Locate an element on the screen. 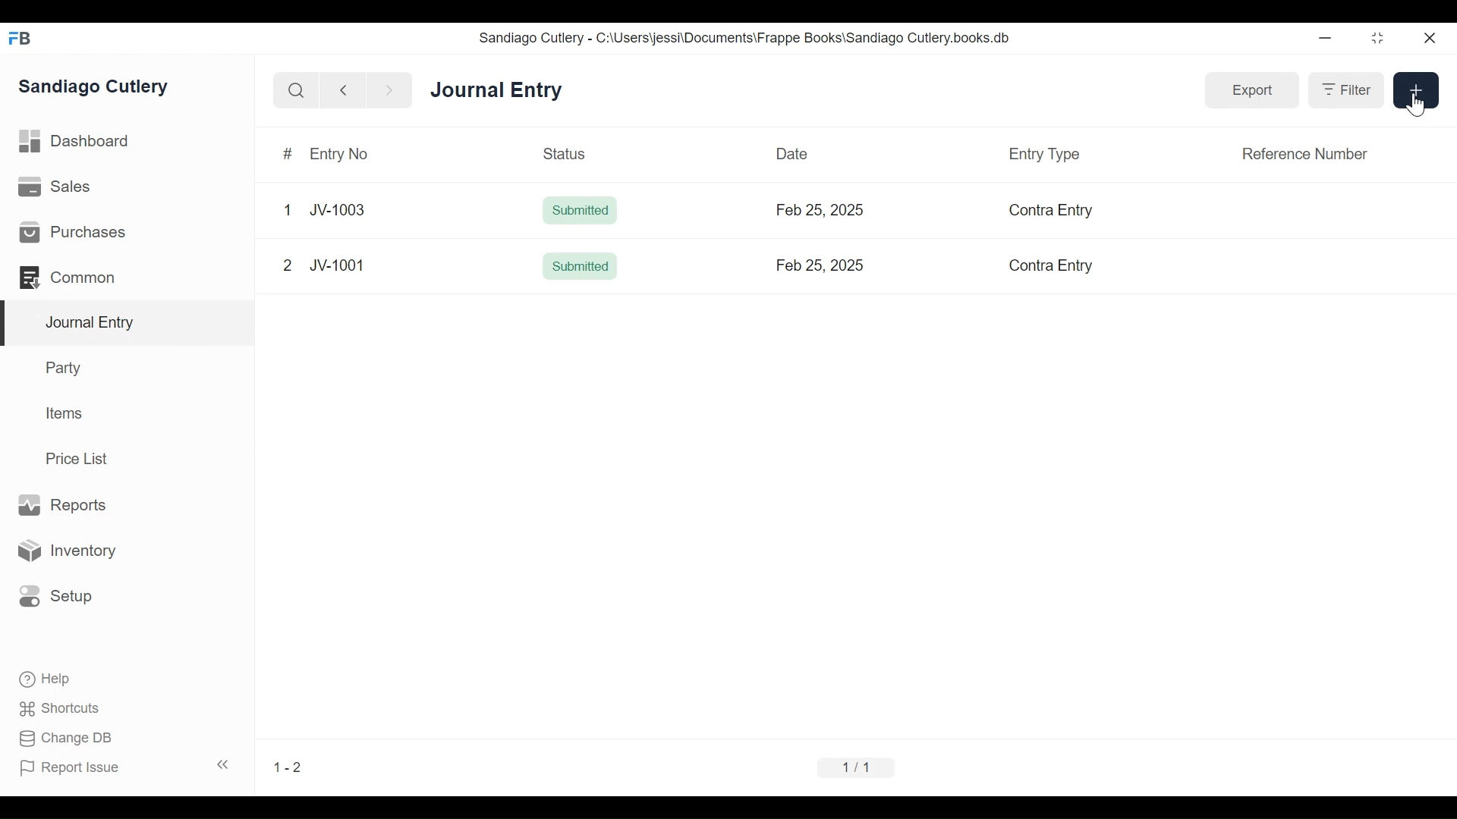 Image resolution: width=1457 pixels, height=819 pixels. Navigate forward is located at coordinates (389, 91).